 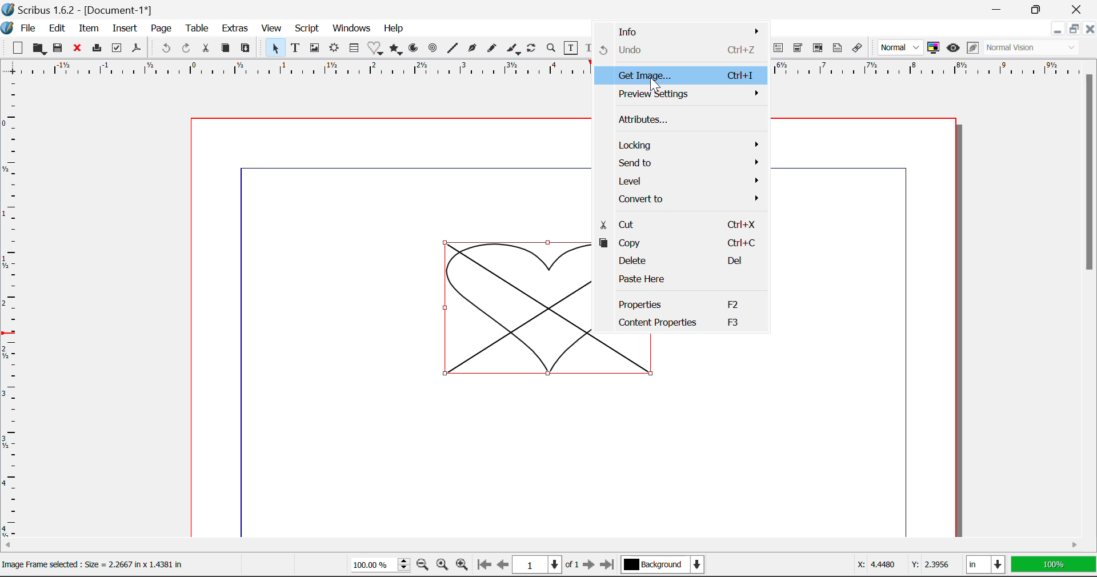 I want to click on Preview Mode, so click(x=954, y=49).